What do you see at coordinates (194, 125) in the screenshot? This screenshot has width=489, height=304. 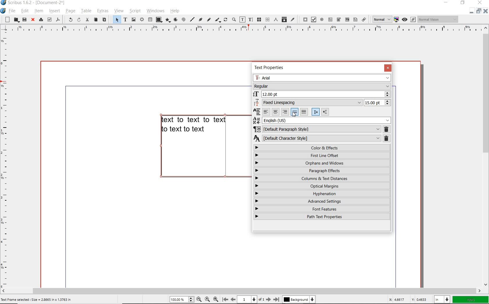 I see `TEXT` at bounding box center [194, 125].